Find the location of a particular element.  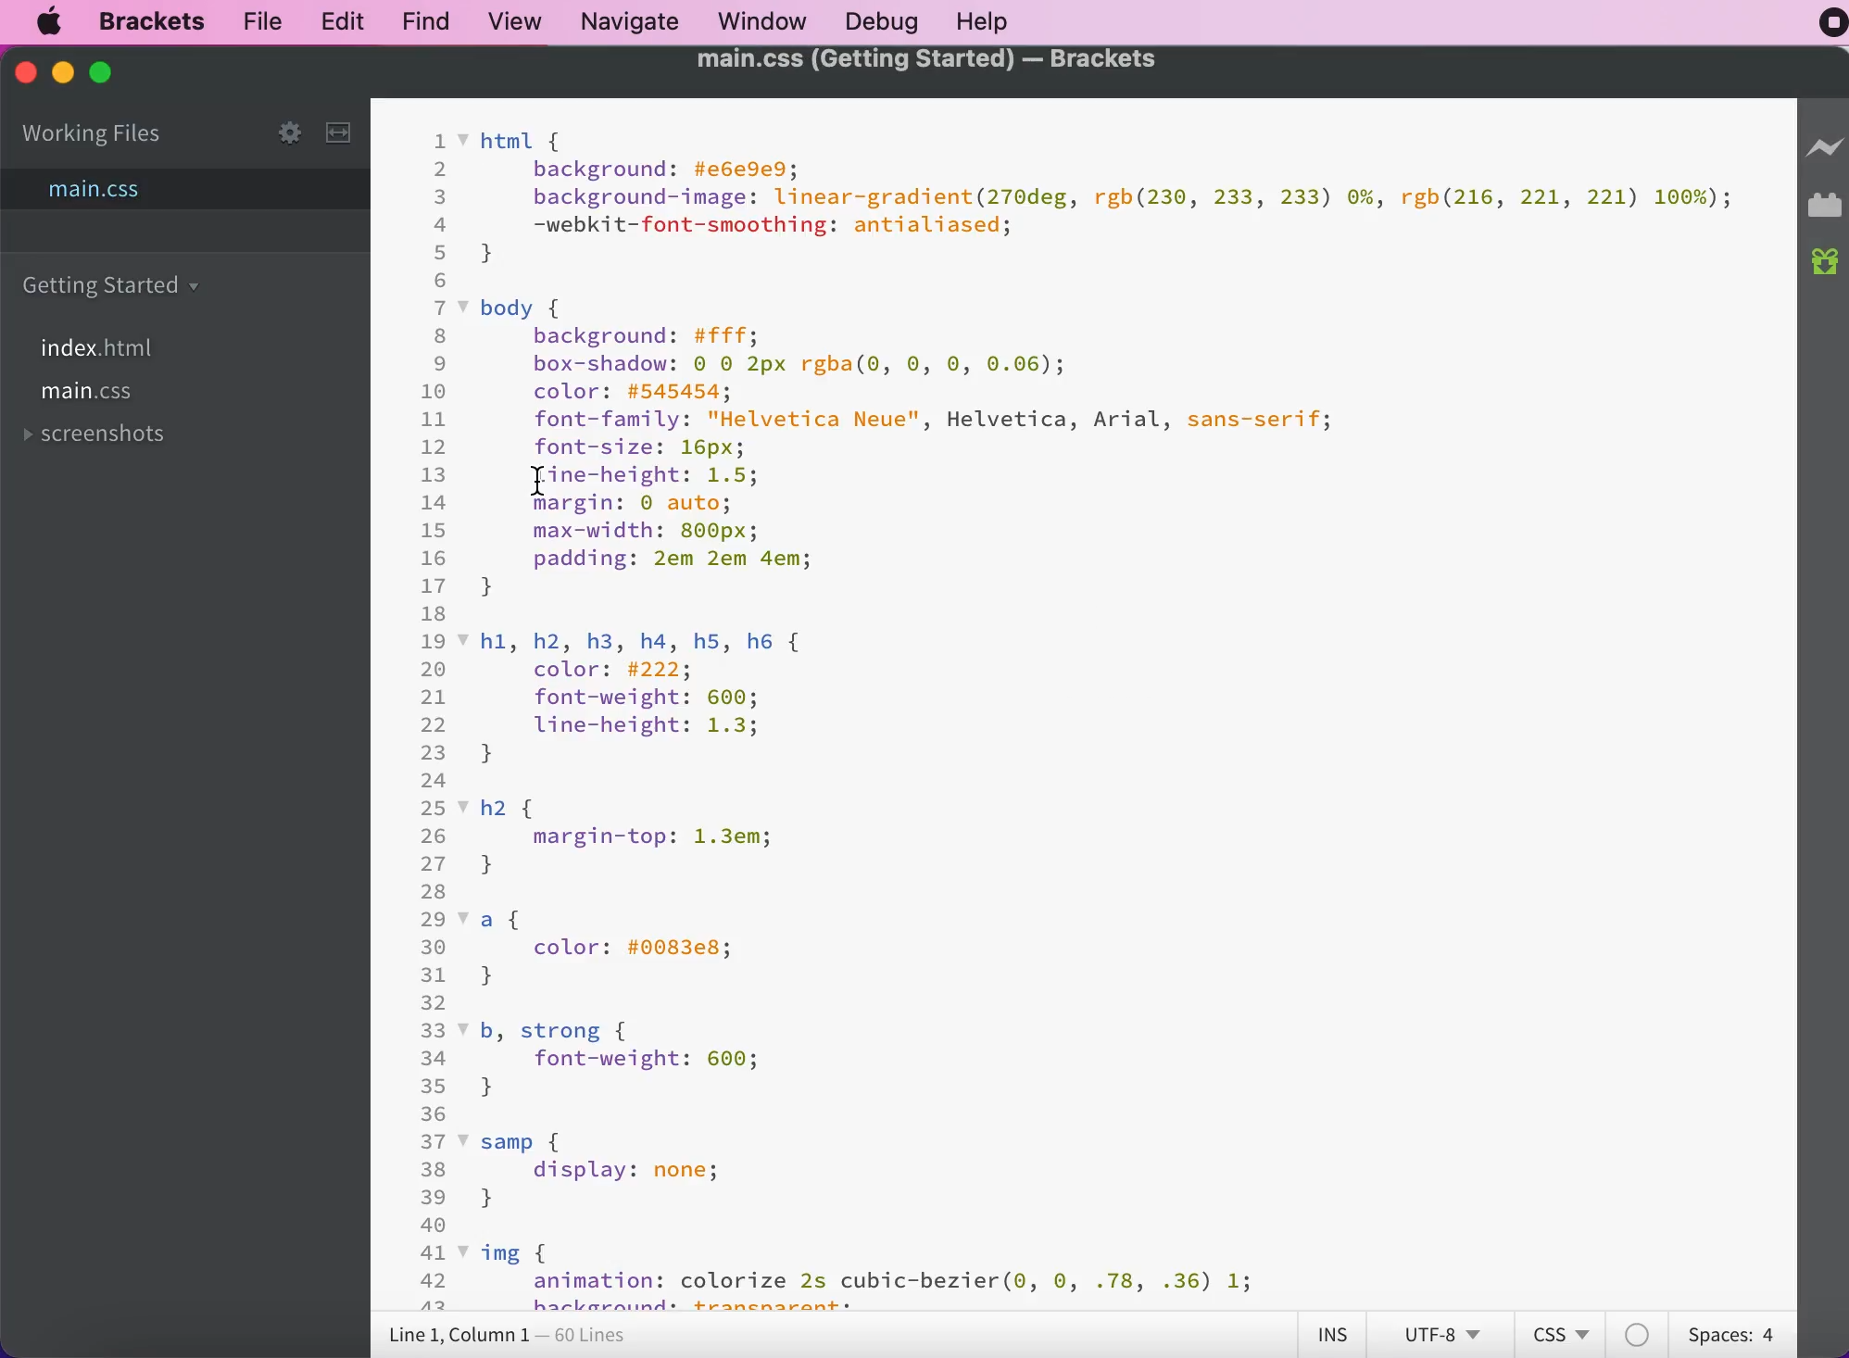

cursor is located at coordinates (539, 480).